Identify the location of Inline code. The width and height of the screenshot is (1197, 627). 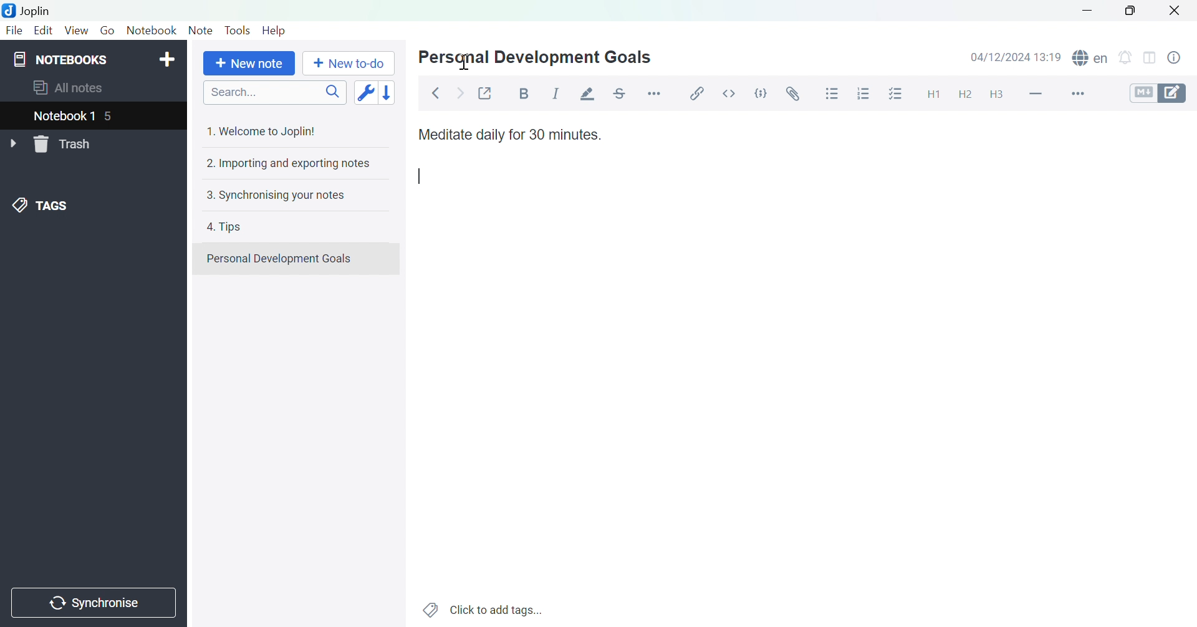
(728, 95).